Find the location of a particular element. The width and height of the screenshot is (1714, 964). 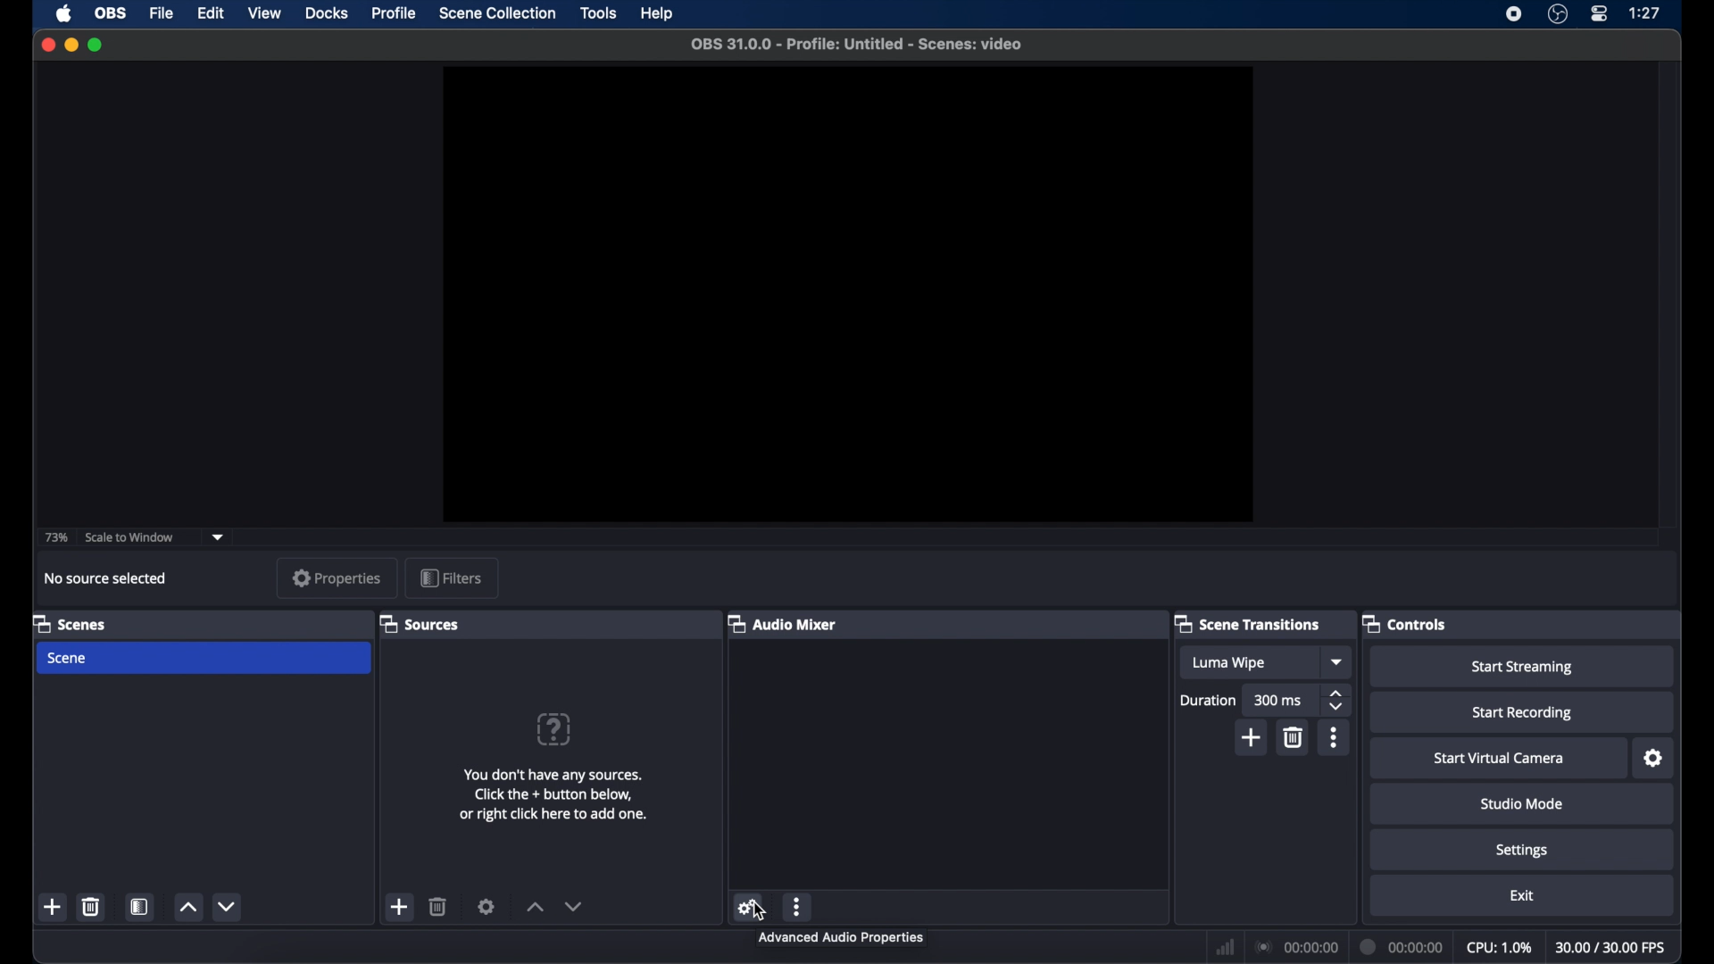

view is located at coordinates (266, 13).